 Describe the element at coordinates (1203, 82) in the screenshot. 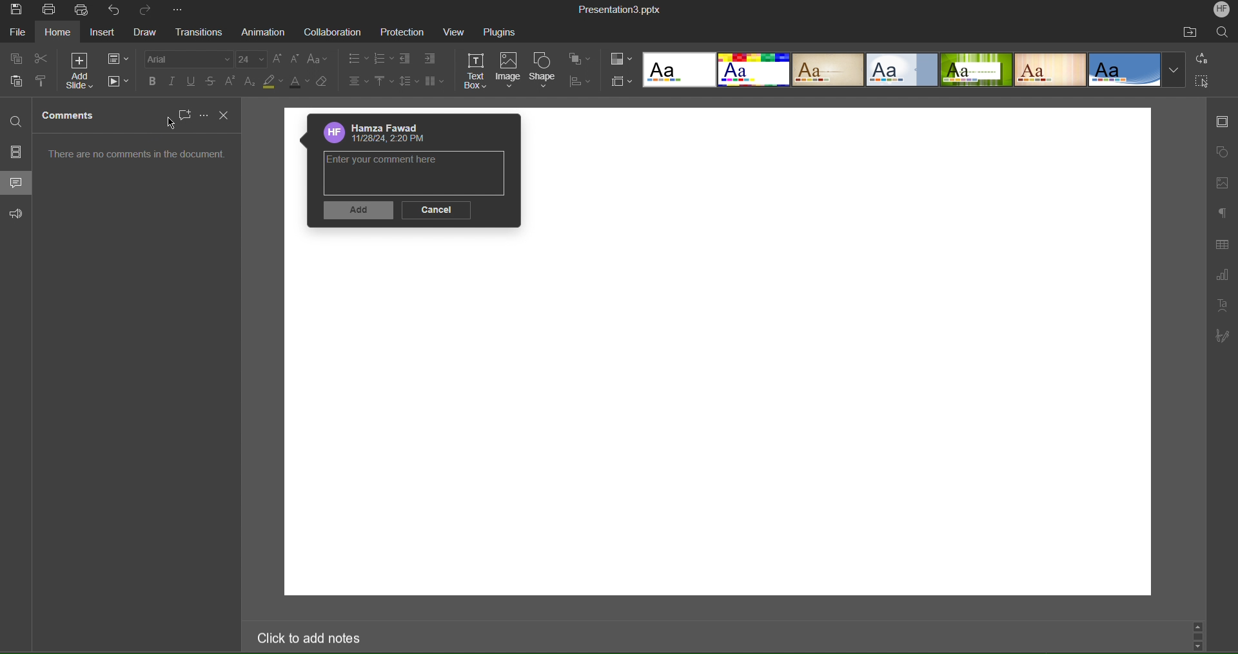

I see `Select All ` at that location.